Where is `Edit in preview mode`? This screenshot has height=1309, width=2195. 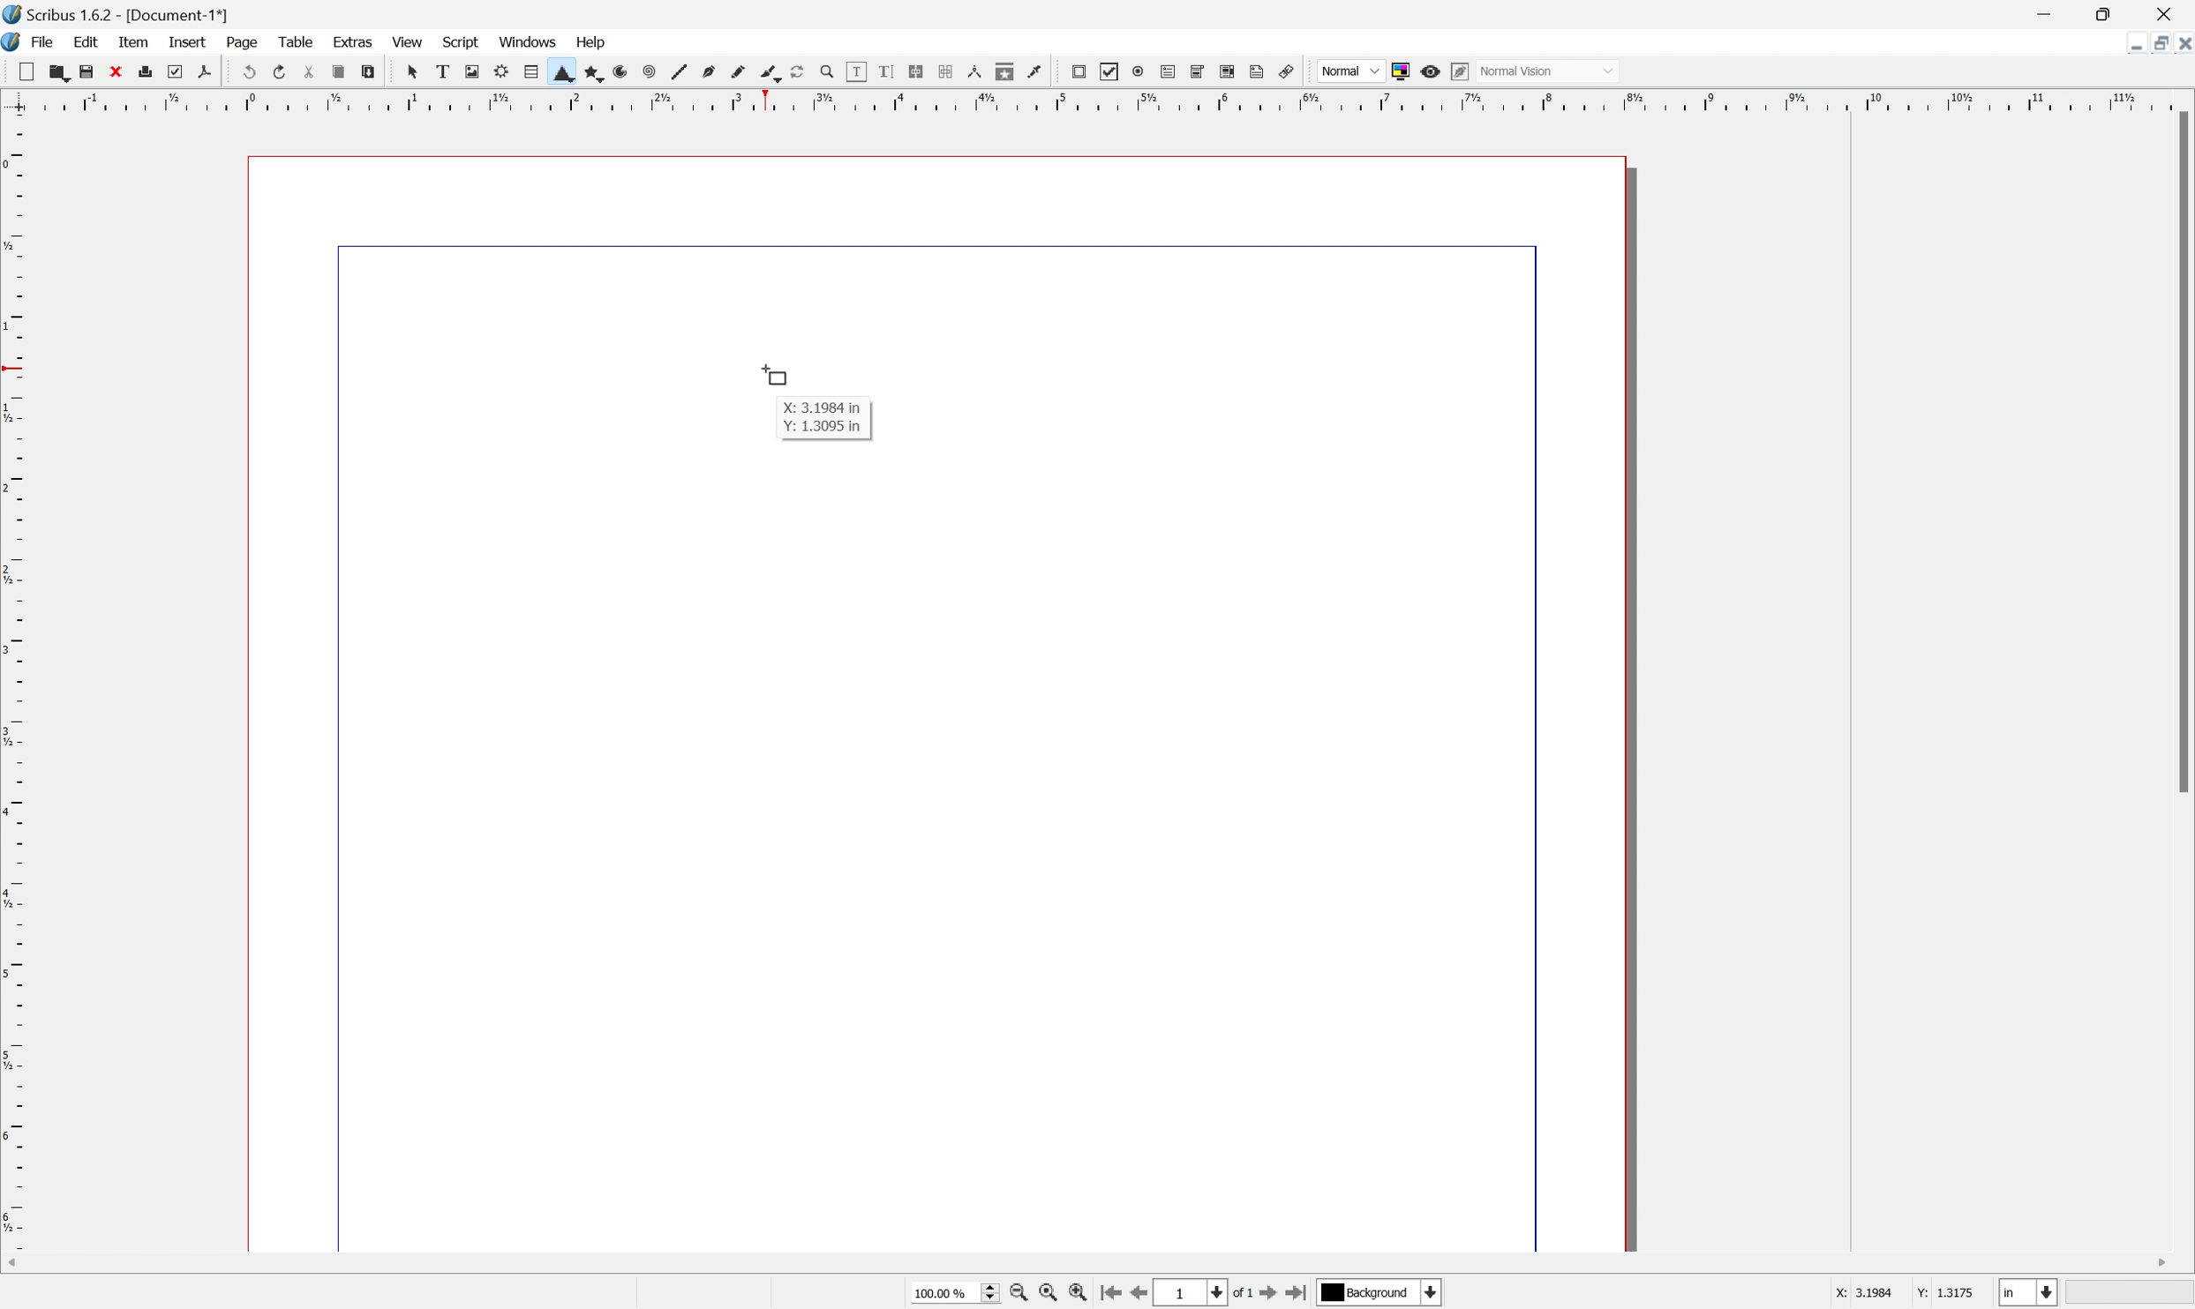
Edit in preview mode is located at coordinates (1460, 72).